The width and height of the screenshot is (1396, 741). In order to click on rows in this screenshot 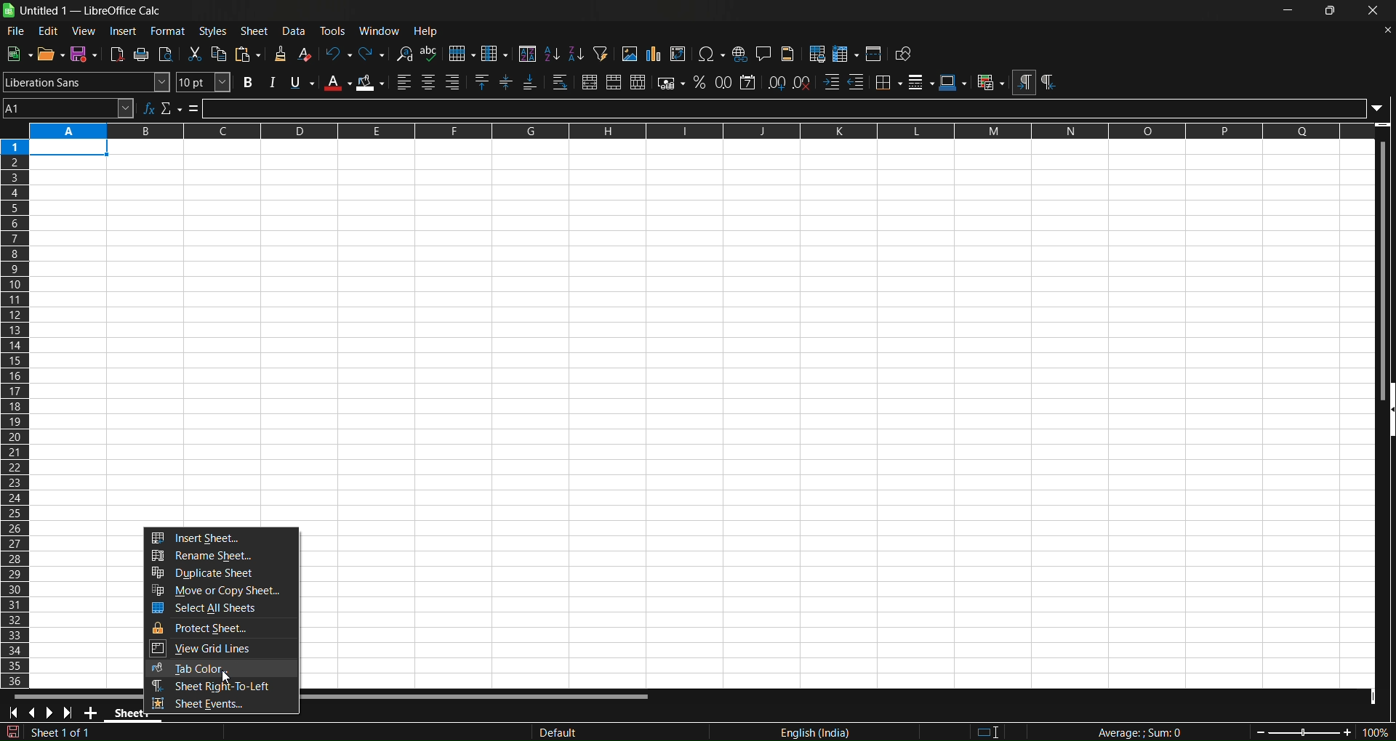, I will do `click(689, 131)`.